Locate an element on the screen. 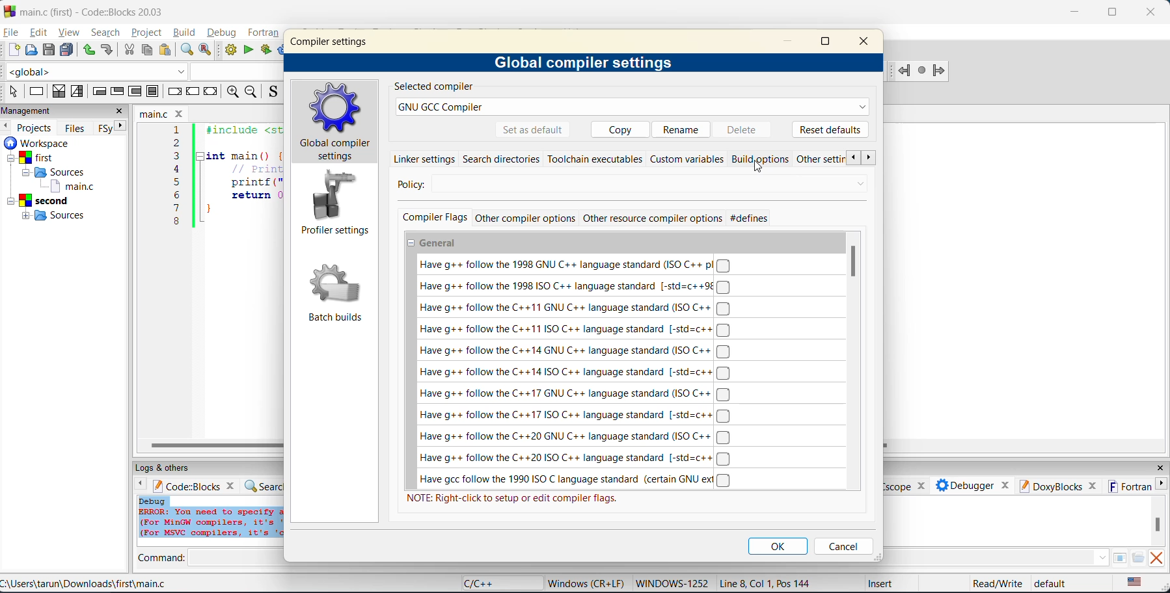 The image size is (1170, 593). Have gcc follow the 1990 1SO C language standard certain GNU ext is located at coordinates (577, 480).